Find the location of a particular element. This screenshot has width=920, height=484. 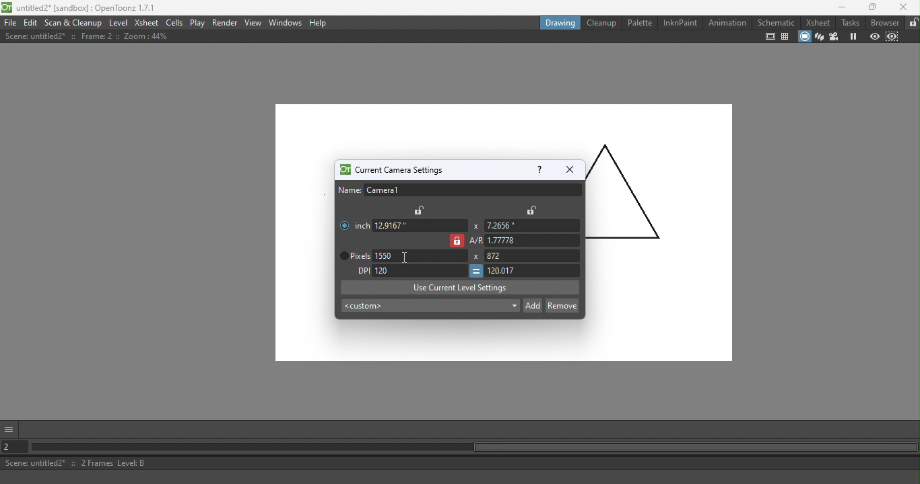

Camera stand view is located at coordinates (803, 37).